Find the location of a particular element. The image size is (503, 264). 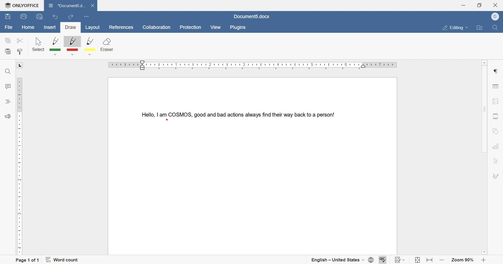

home is located at coordinates (29, 27).